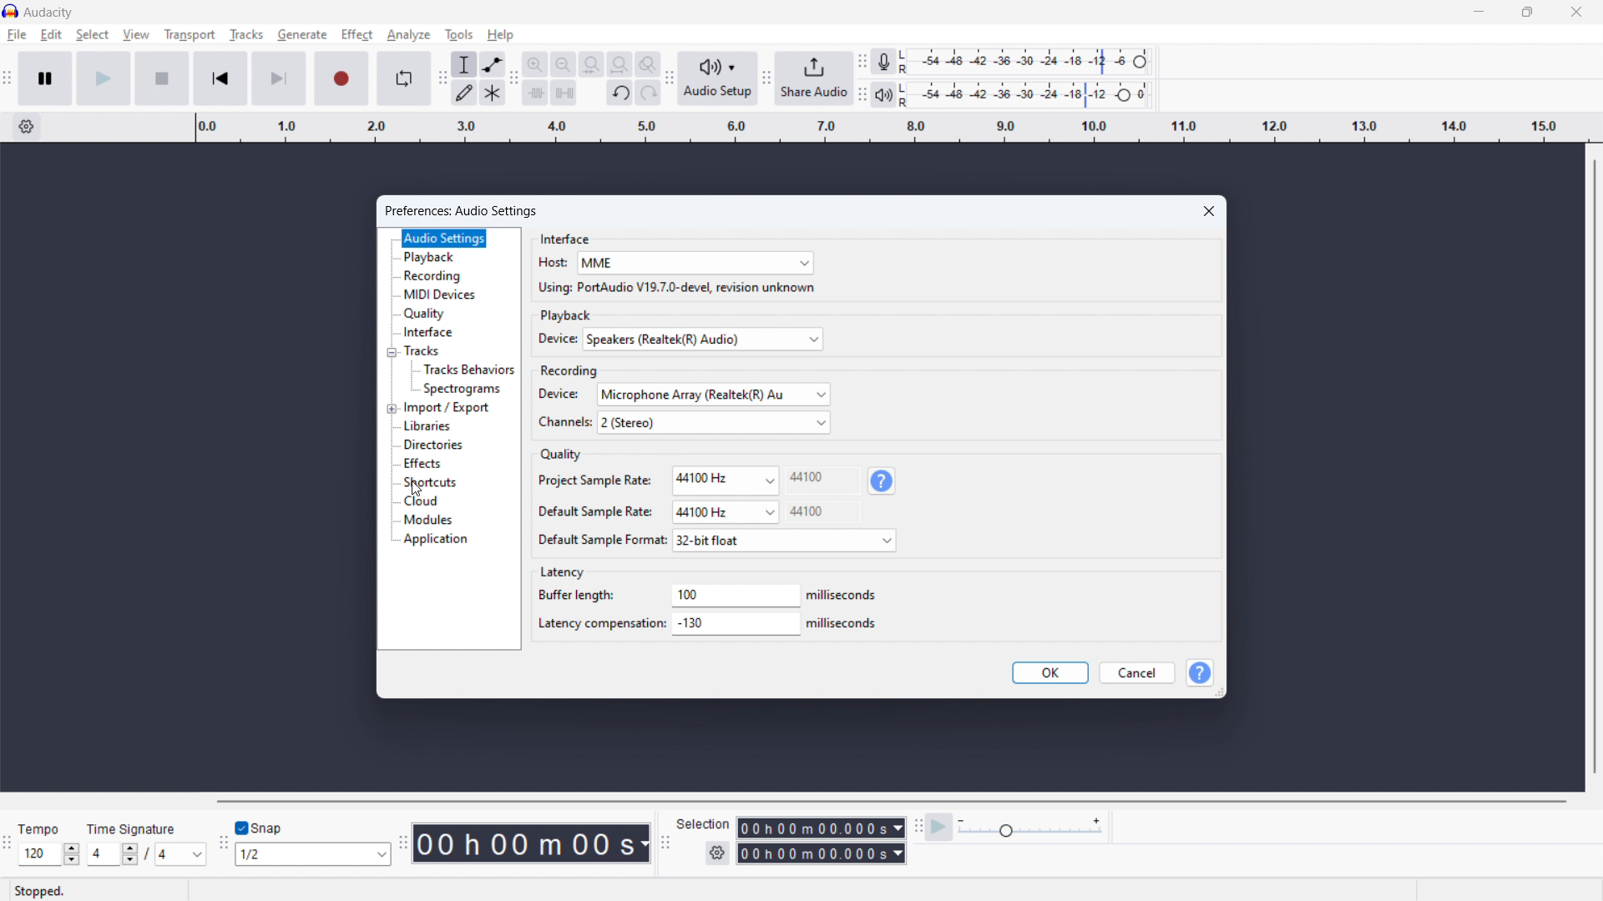  Describe the element at coordinates (703, 340) in the screenshot. I see `playback device` at that location.